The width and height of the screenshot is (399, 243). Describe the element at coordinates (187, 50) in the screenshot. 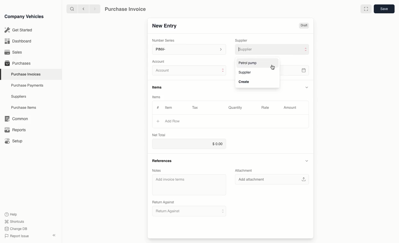

I see `PINV-` at that location.